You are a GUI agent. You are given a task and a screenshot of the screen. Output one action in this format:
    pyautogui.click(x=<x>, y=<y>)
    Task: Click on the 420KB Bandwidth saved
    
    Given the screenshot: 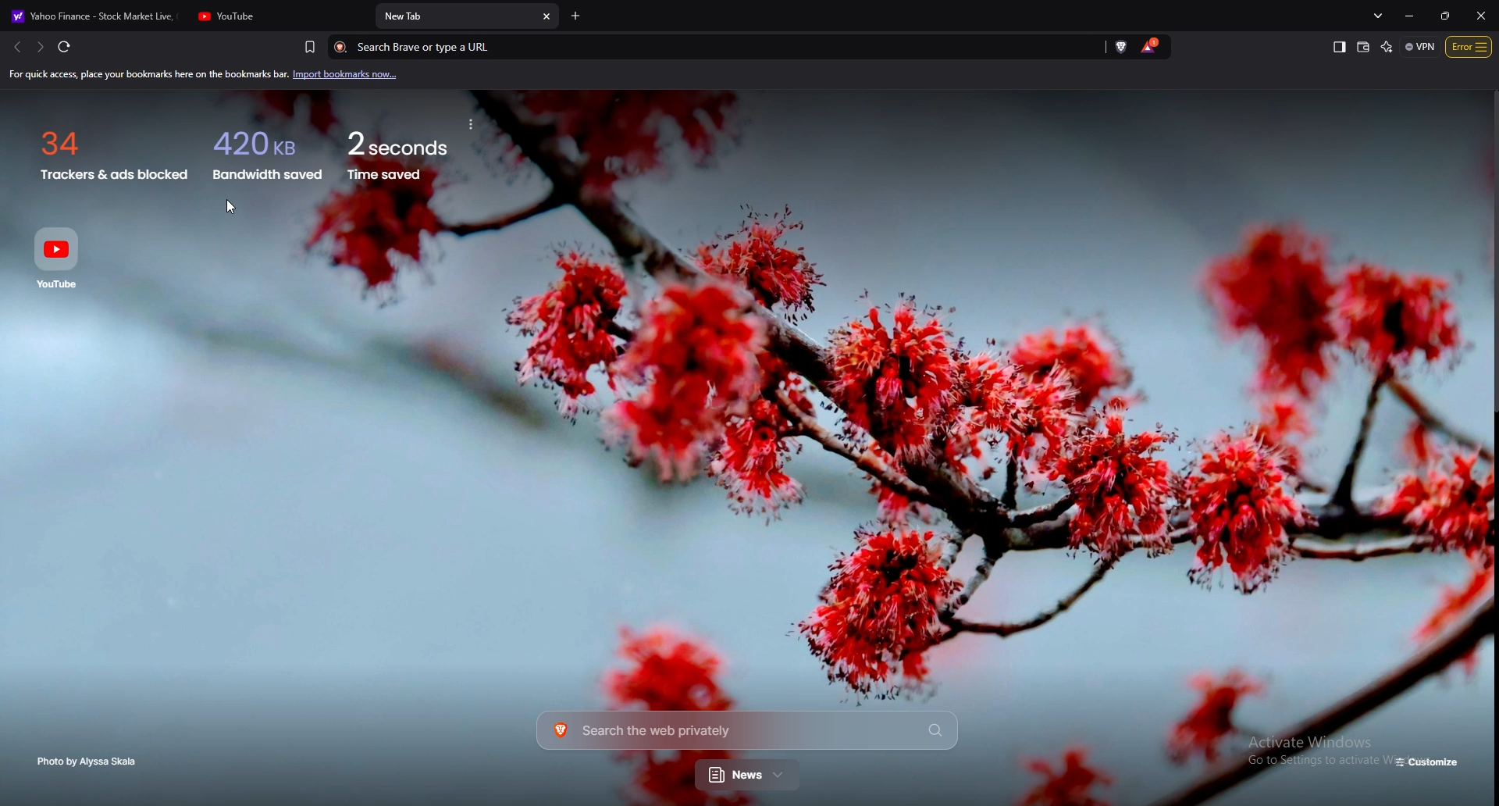 What is the action you would take?
    pyautogui.click(x=265, y=151)
    